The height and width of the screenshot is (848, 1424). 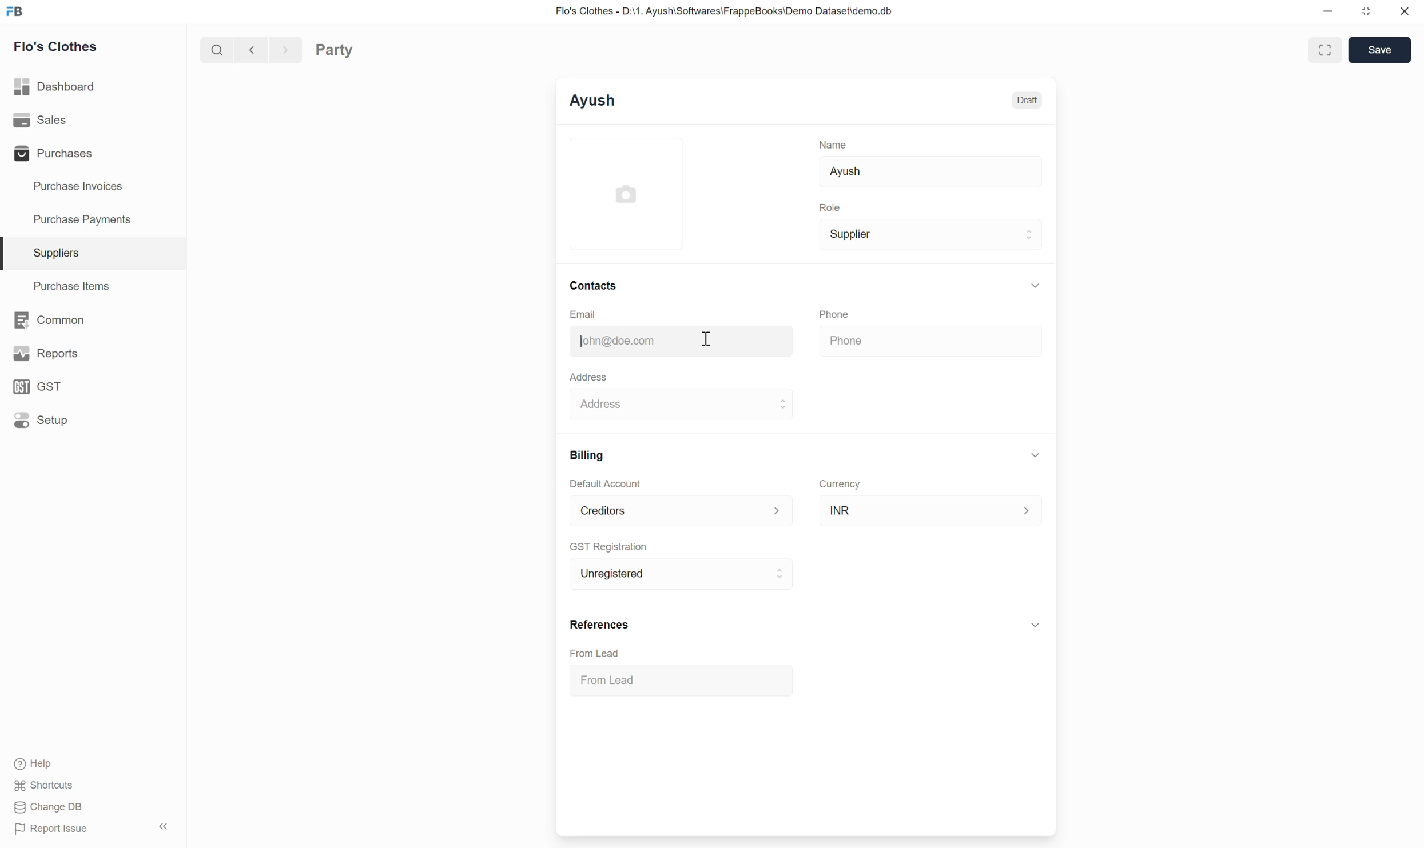 What do you see at coordinates (681, 403) in the screenshot?
I see `Address` at bounding box center [681, 403].